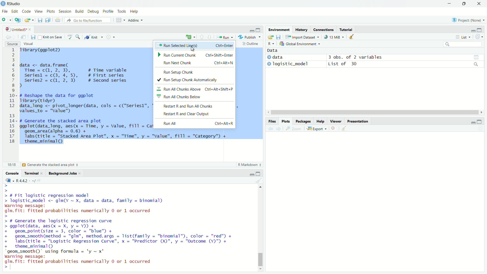 This screenshot has width=487, height=274. Describe the element at coordinates (13, 3) in the screenshot. I see `RStudio` at that location.